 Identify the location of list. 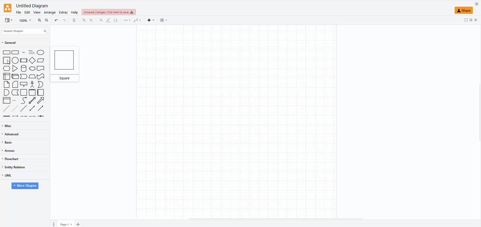
(7, 100).